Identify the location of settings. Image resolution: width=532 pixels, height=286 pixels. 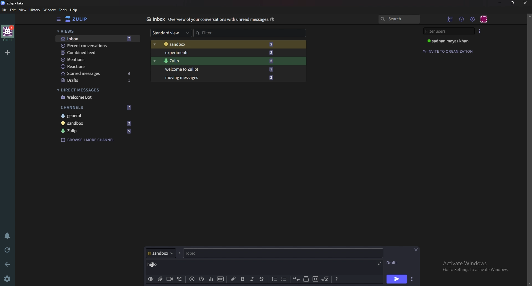
(8, 278).